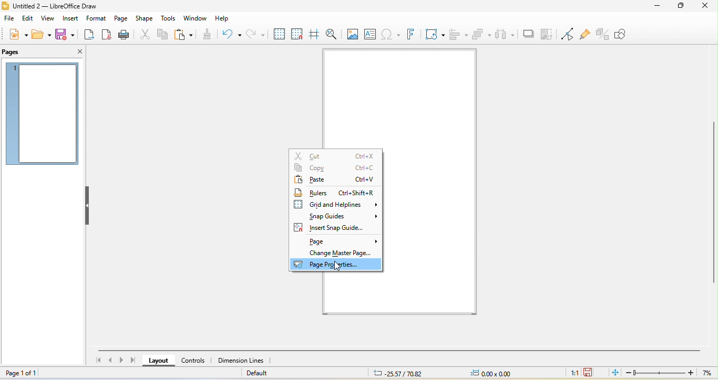 The height and width of the screenshot is (380, 718). Describe the element at coordinates (680, 6) in the screenshot. I see `maximize` at that location.